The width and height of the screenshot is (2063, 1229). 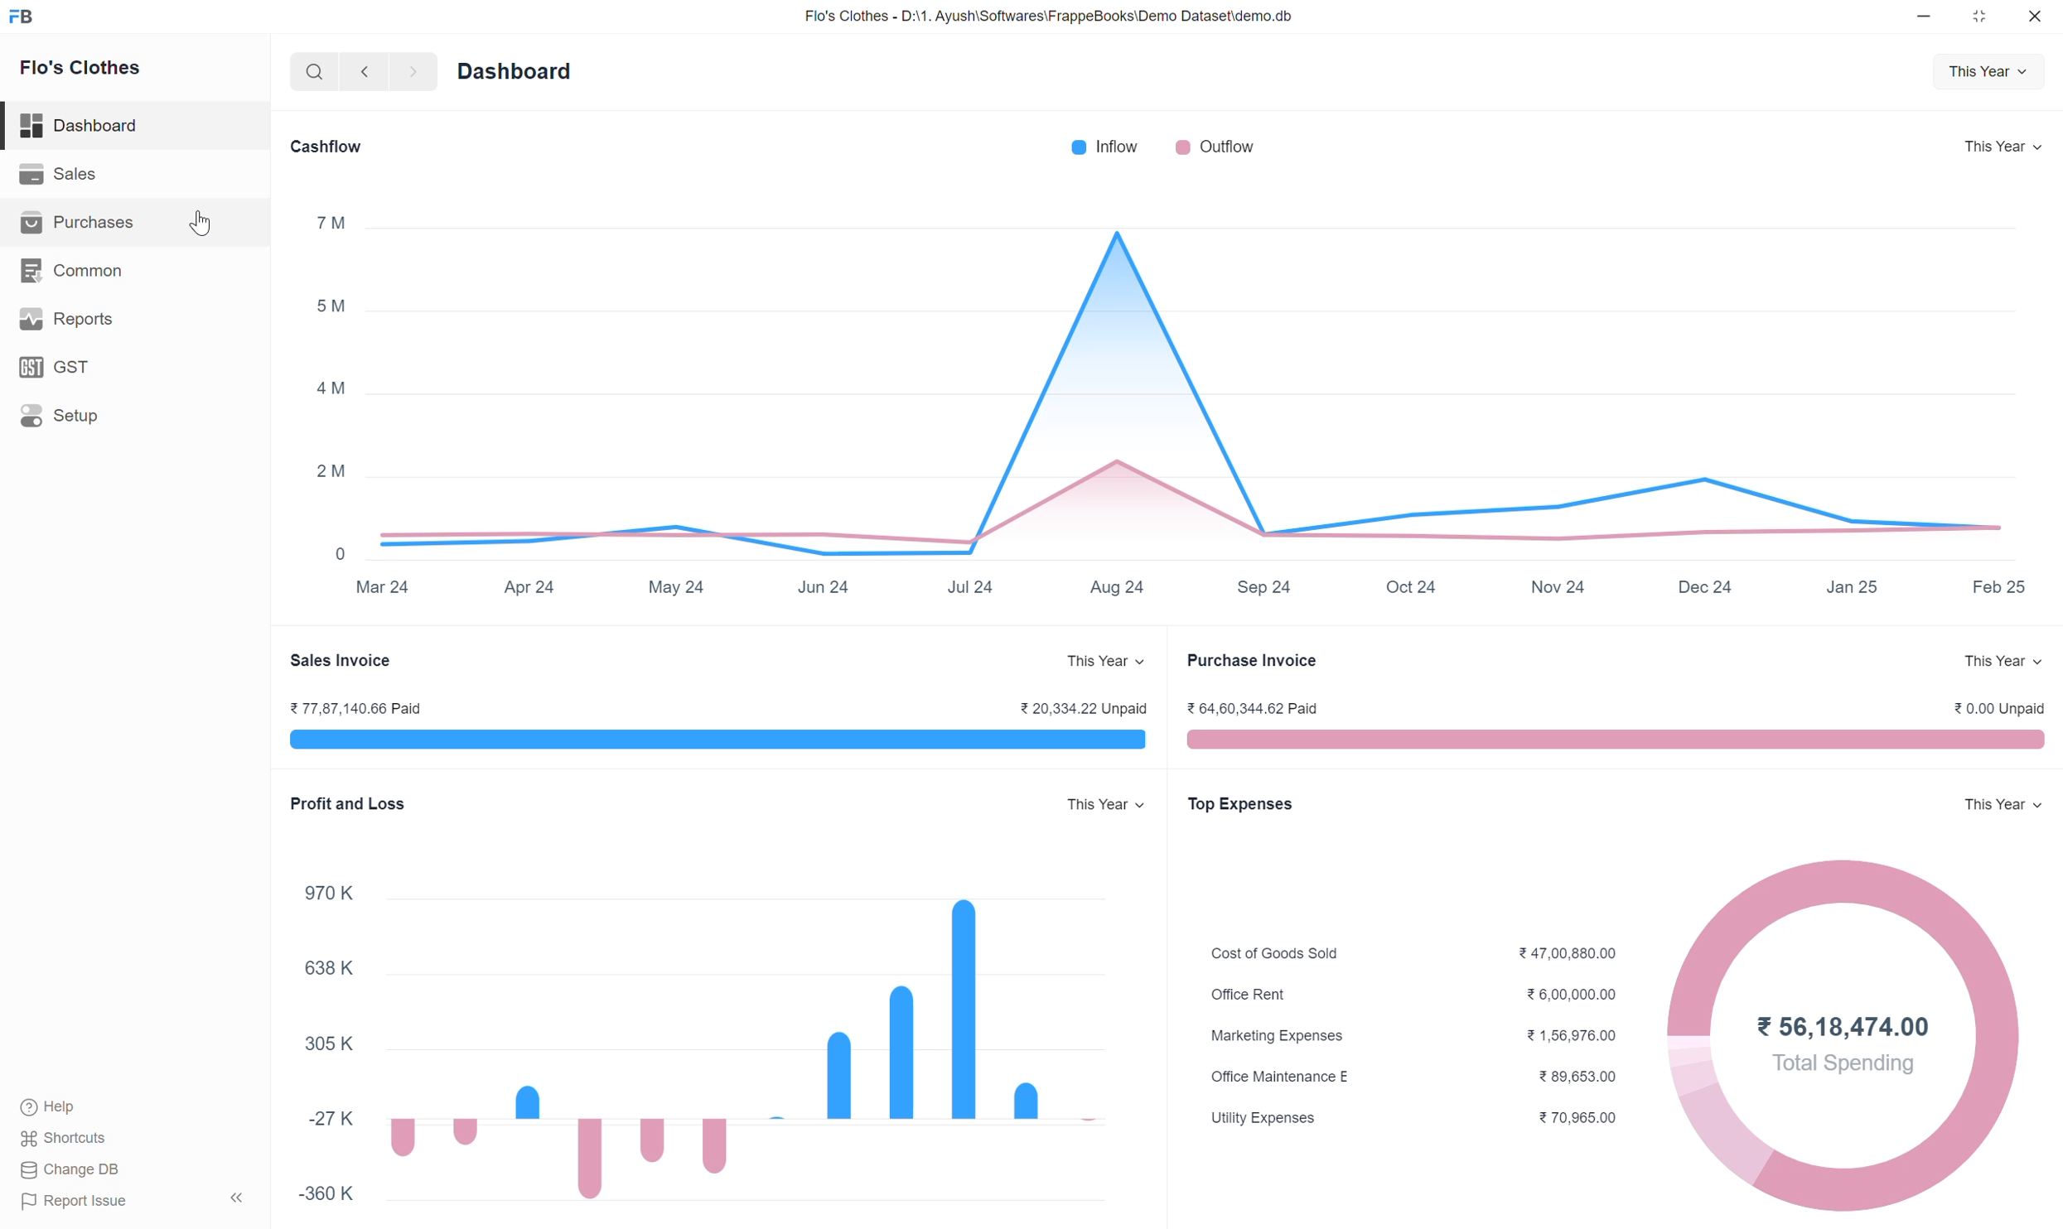 I want to click on This Year, so click(x=1989, y=72).